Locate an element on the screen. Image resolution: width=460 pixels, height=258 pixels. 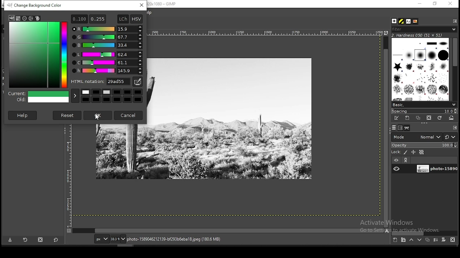
new layer is located at coordinates (396, 240).